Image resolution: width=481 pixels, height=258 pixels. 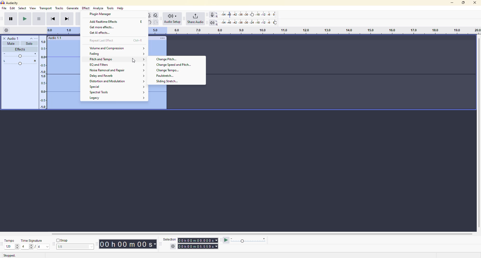 I want to click on solo, so click(x=29, y=43).